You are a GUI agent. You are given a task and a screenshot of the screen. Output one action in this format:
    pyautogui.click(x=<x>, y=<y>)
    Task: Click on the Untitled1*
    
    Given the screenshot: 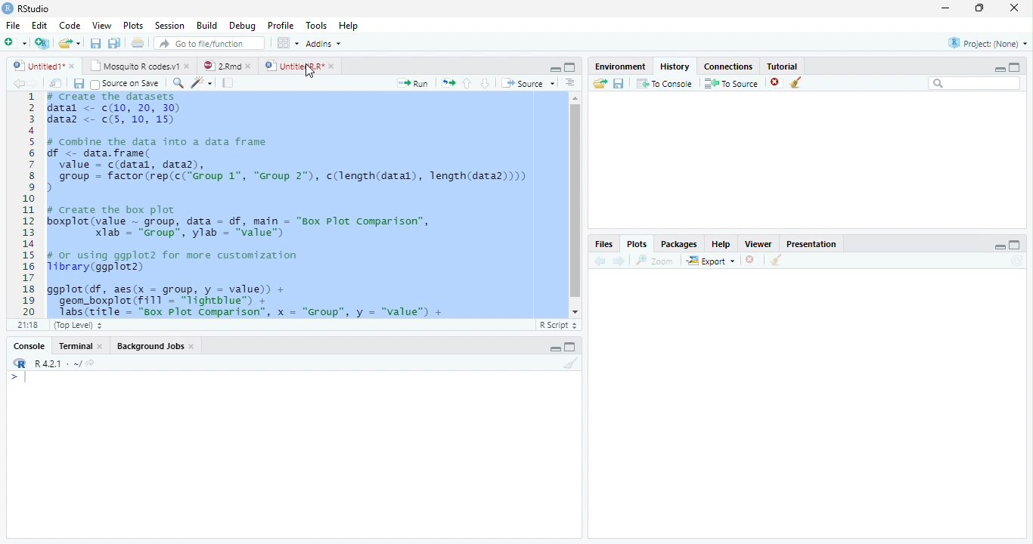 What is the action you would take?
    pyautogui.click(x=37, y=66)
    